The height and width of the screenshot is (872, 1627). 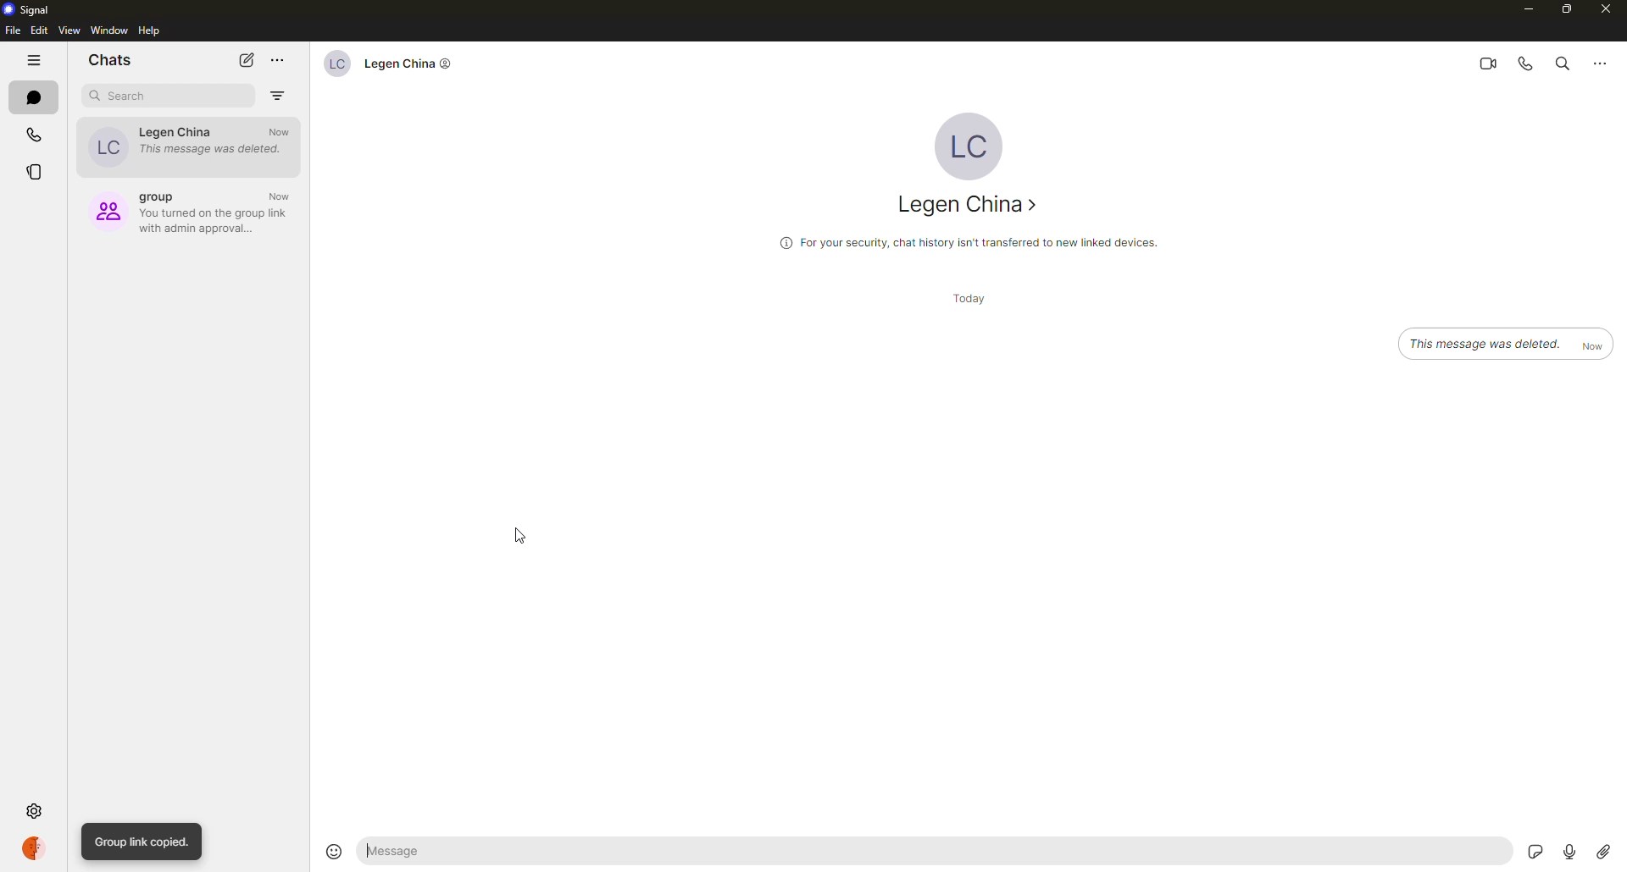 What do you see at coordinates (109, 30) in the screenshot?
I see `window` at bounding box center [109, 30].